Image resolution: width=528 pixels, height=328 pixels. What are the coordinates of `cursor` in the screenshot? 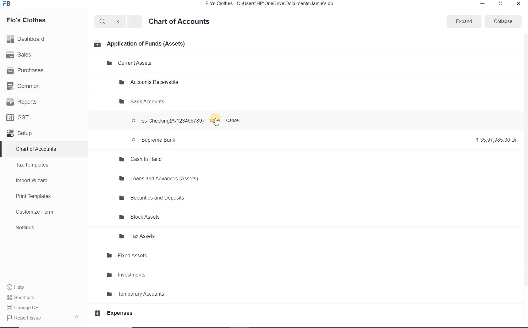 It's located at (216, 123).